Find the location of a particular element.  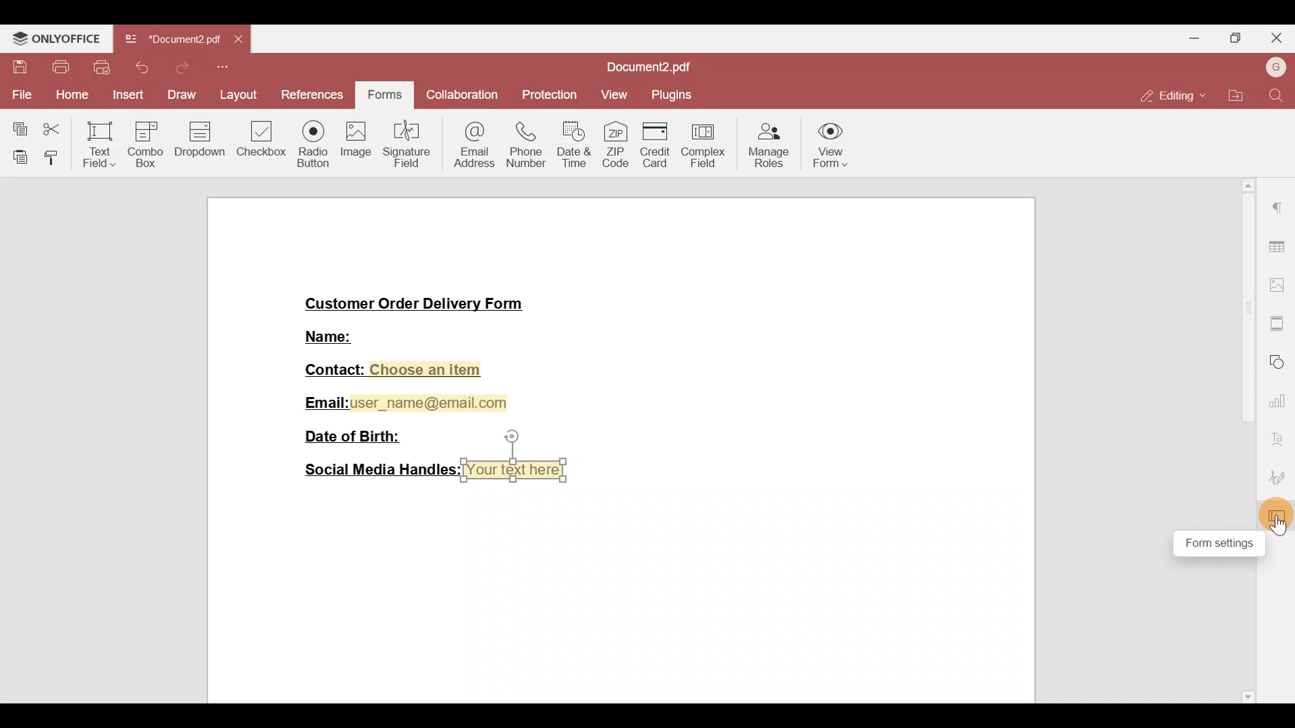

Quick print is located at coordinates (103, 67).